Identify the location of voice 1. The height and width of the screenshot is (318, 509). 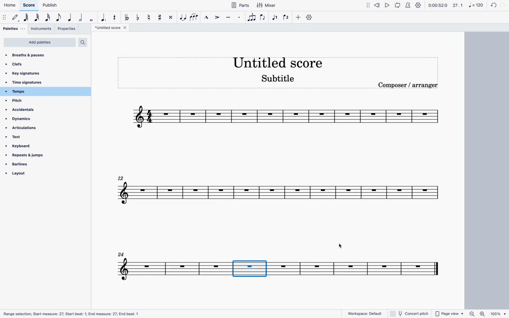
(275, 17).